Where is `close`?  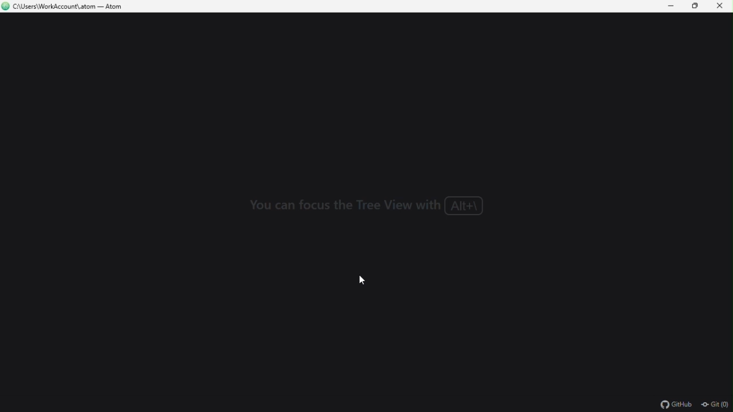
close is located at coordinates (723, 6).